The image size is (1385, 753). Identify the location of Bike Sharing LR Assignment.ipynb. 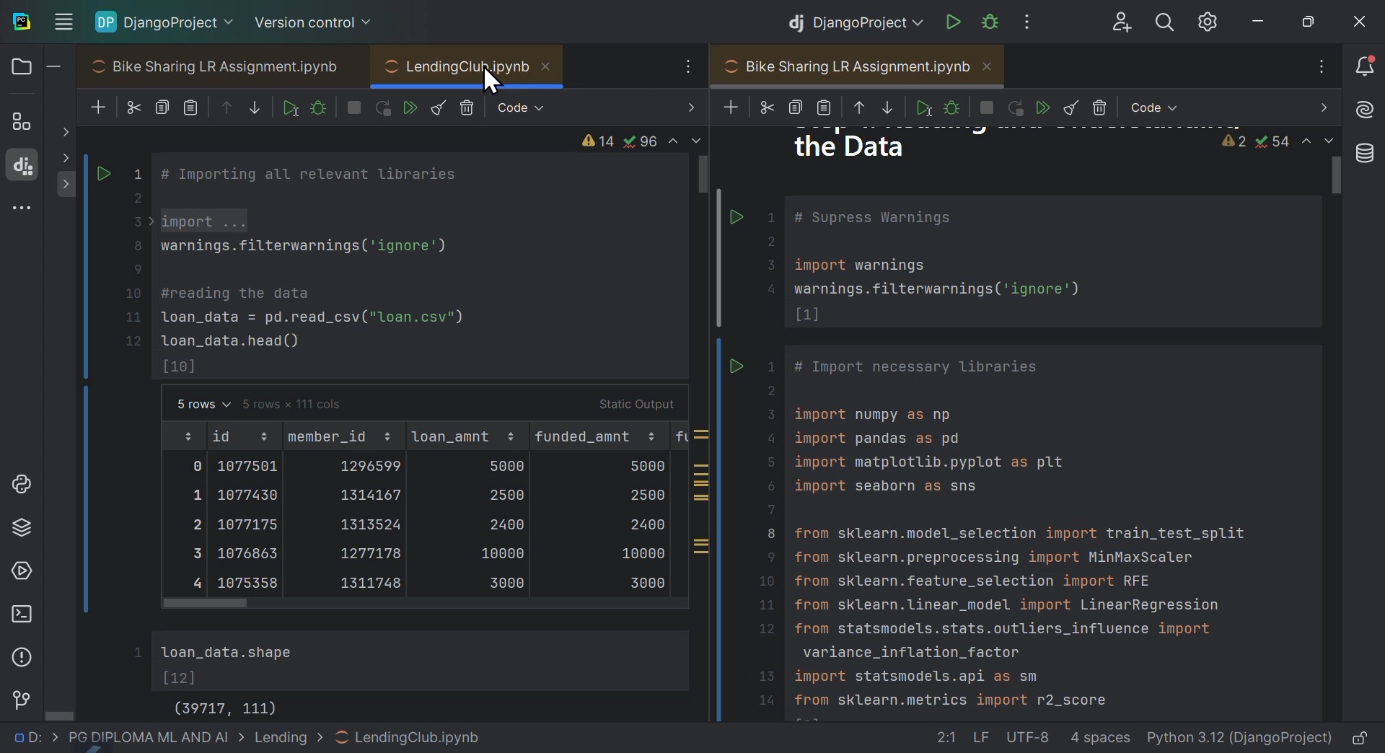
(219, 65).